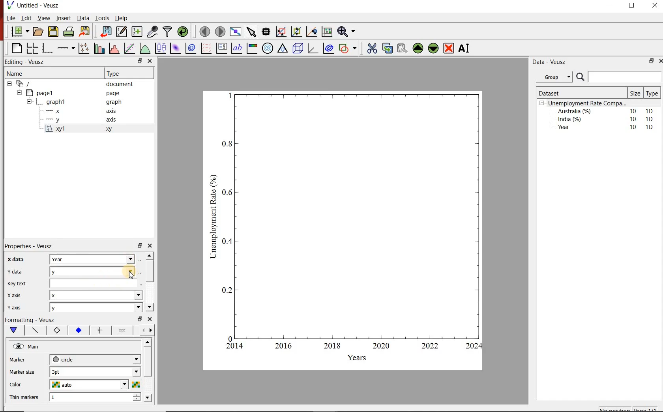 The width and height of the screenshot is (663, 412). Describe the element at coordinates (124, 73) in the screenshot. I see `Type` at that location.